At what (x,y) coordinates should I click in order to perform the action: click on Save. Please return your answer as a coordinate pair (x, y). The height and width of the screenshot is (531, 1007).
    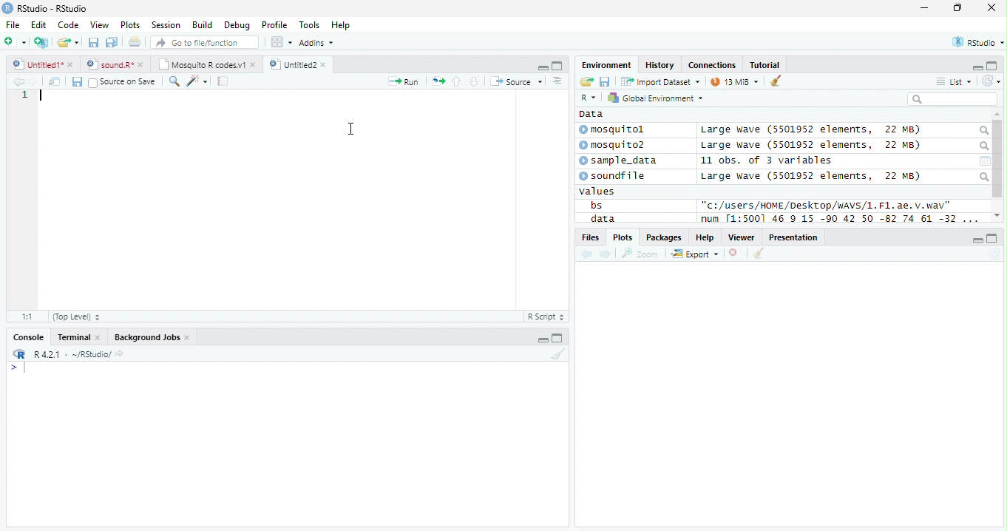
    Looking at the image, I should click on (76, 82).